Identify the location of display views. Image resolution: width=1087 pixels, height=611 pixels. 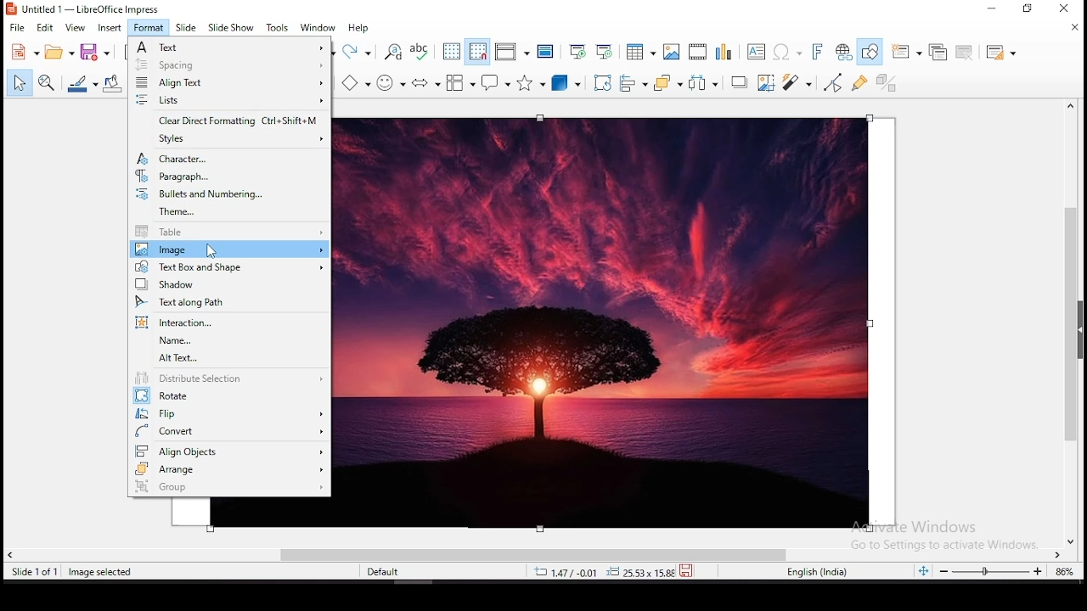
(513, 53).